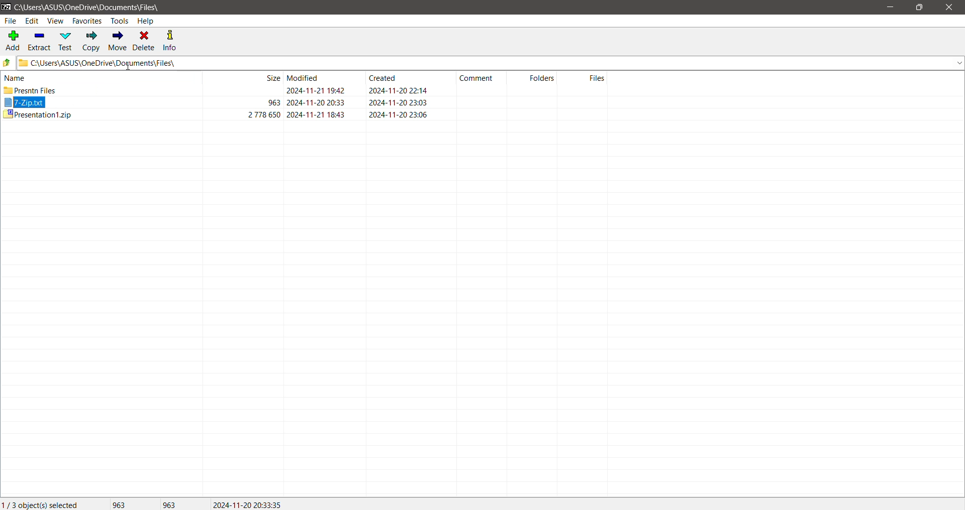 This screenshot has height=510, width=965. Describe the element at coordinates (490, 63) in the screenshot. I see `Current Folder Path` at that location.